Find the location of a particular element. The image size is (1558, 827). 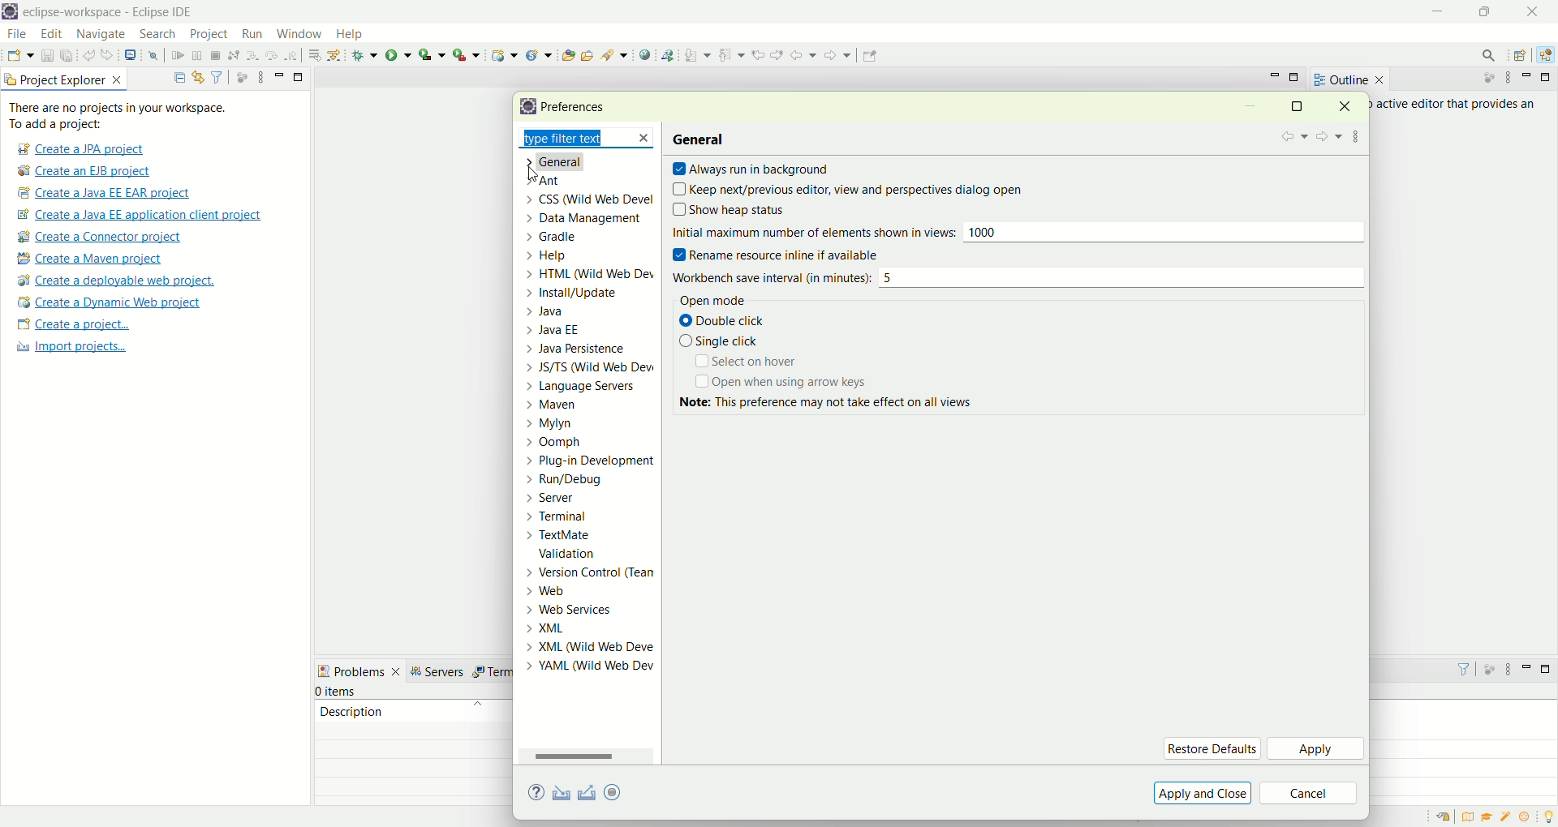

project is located at coordinates (208, 34).